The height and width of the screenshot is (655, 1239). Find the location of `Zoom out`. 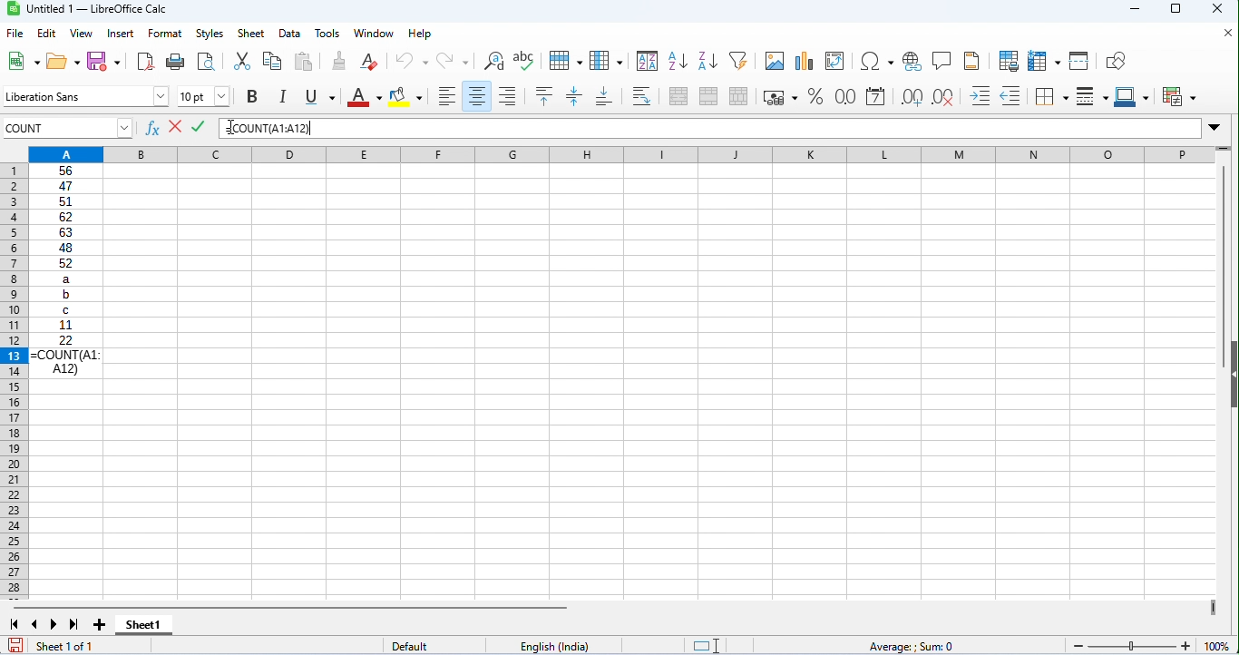

Zoom out is located at coordinates (1078, 647).